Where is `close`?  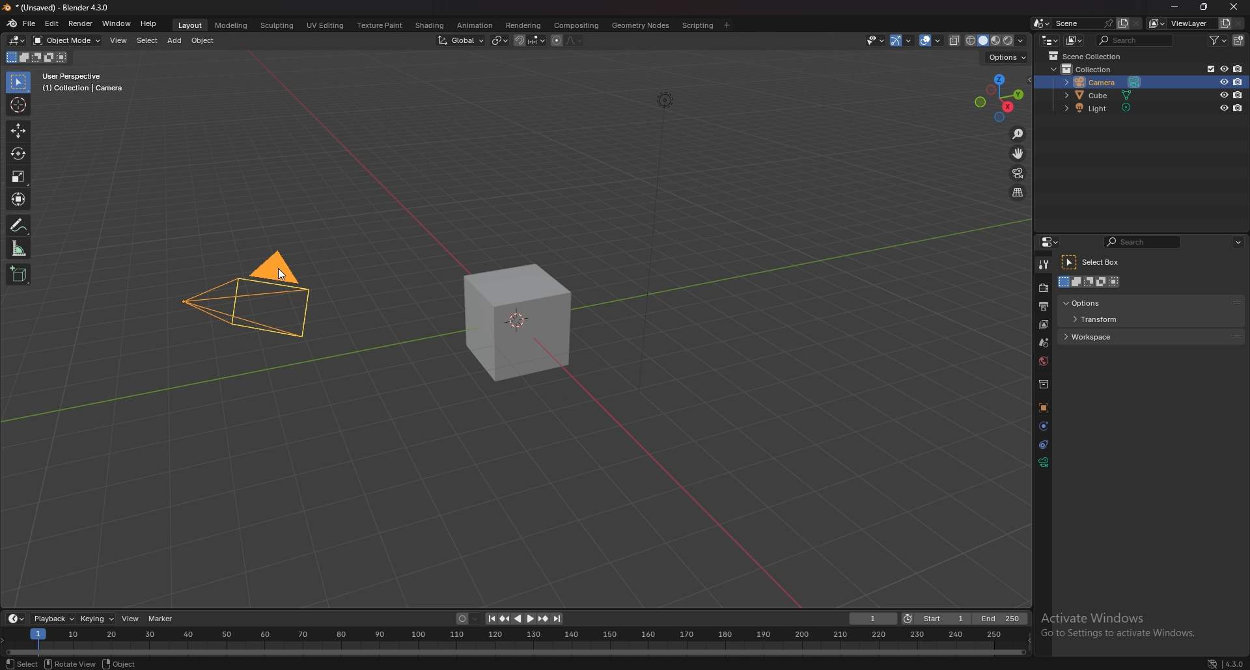 close is located at coordinates (1235, 7).